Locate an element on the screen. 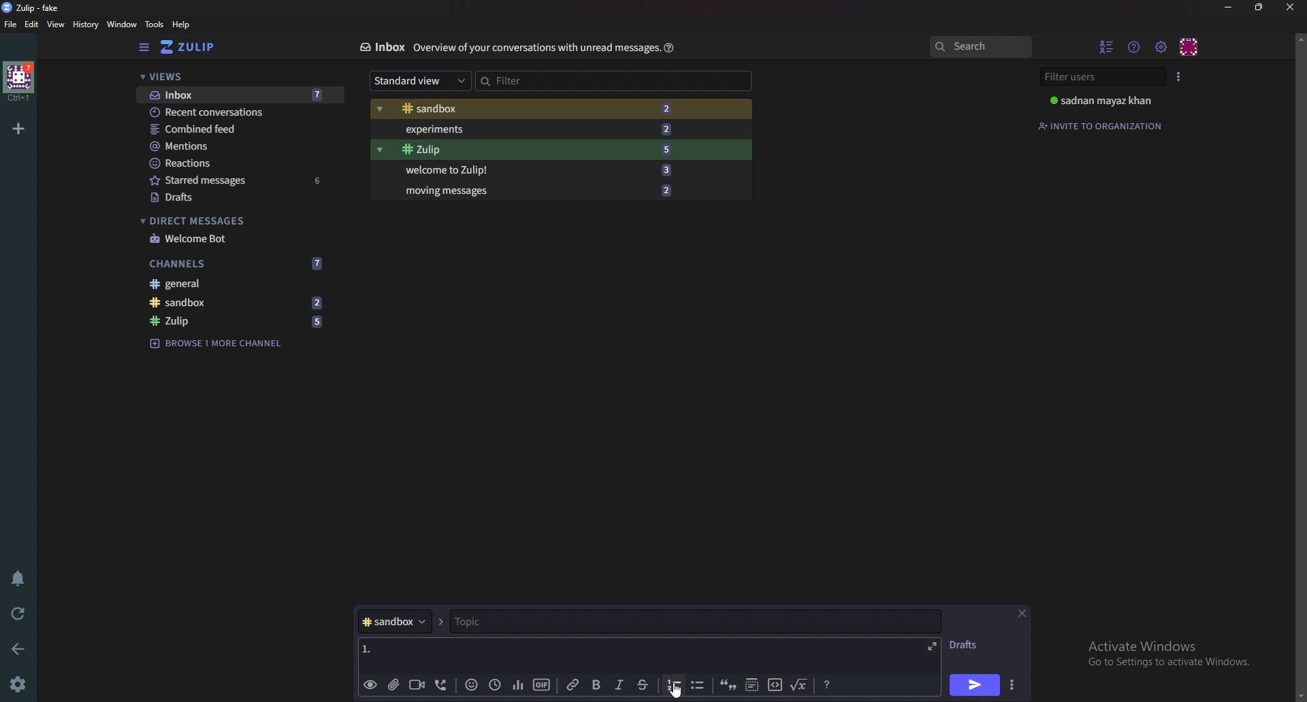 The image size is (1307, 702). Message formatting is located at coordinates (826, 685).